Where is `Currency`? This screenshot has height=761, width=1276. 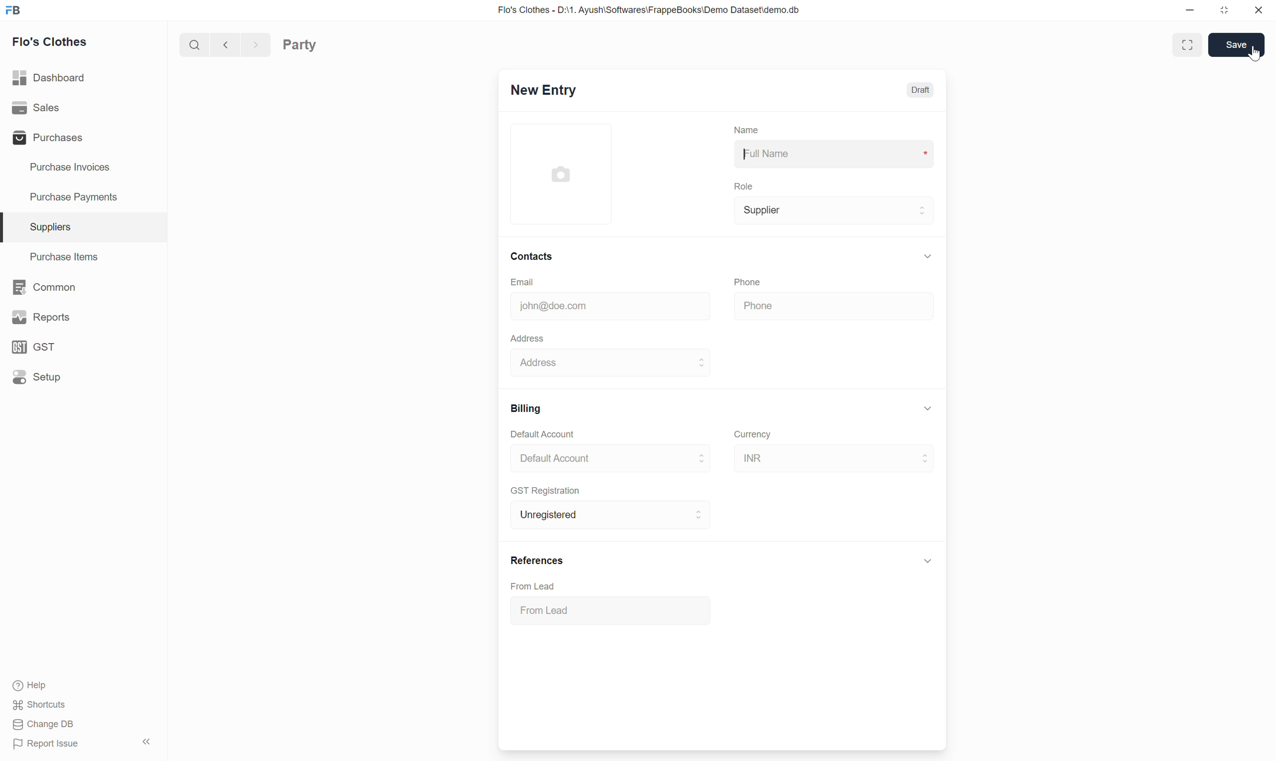
Currency is located at coordinates (753, 435).